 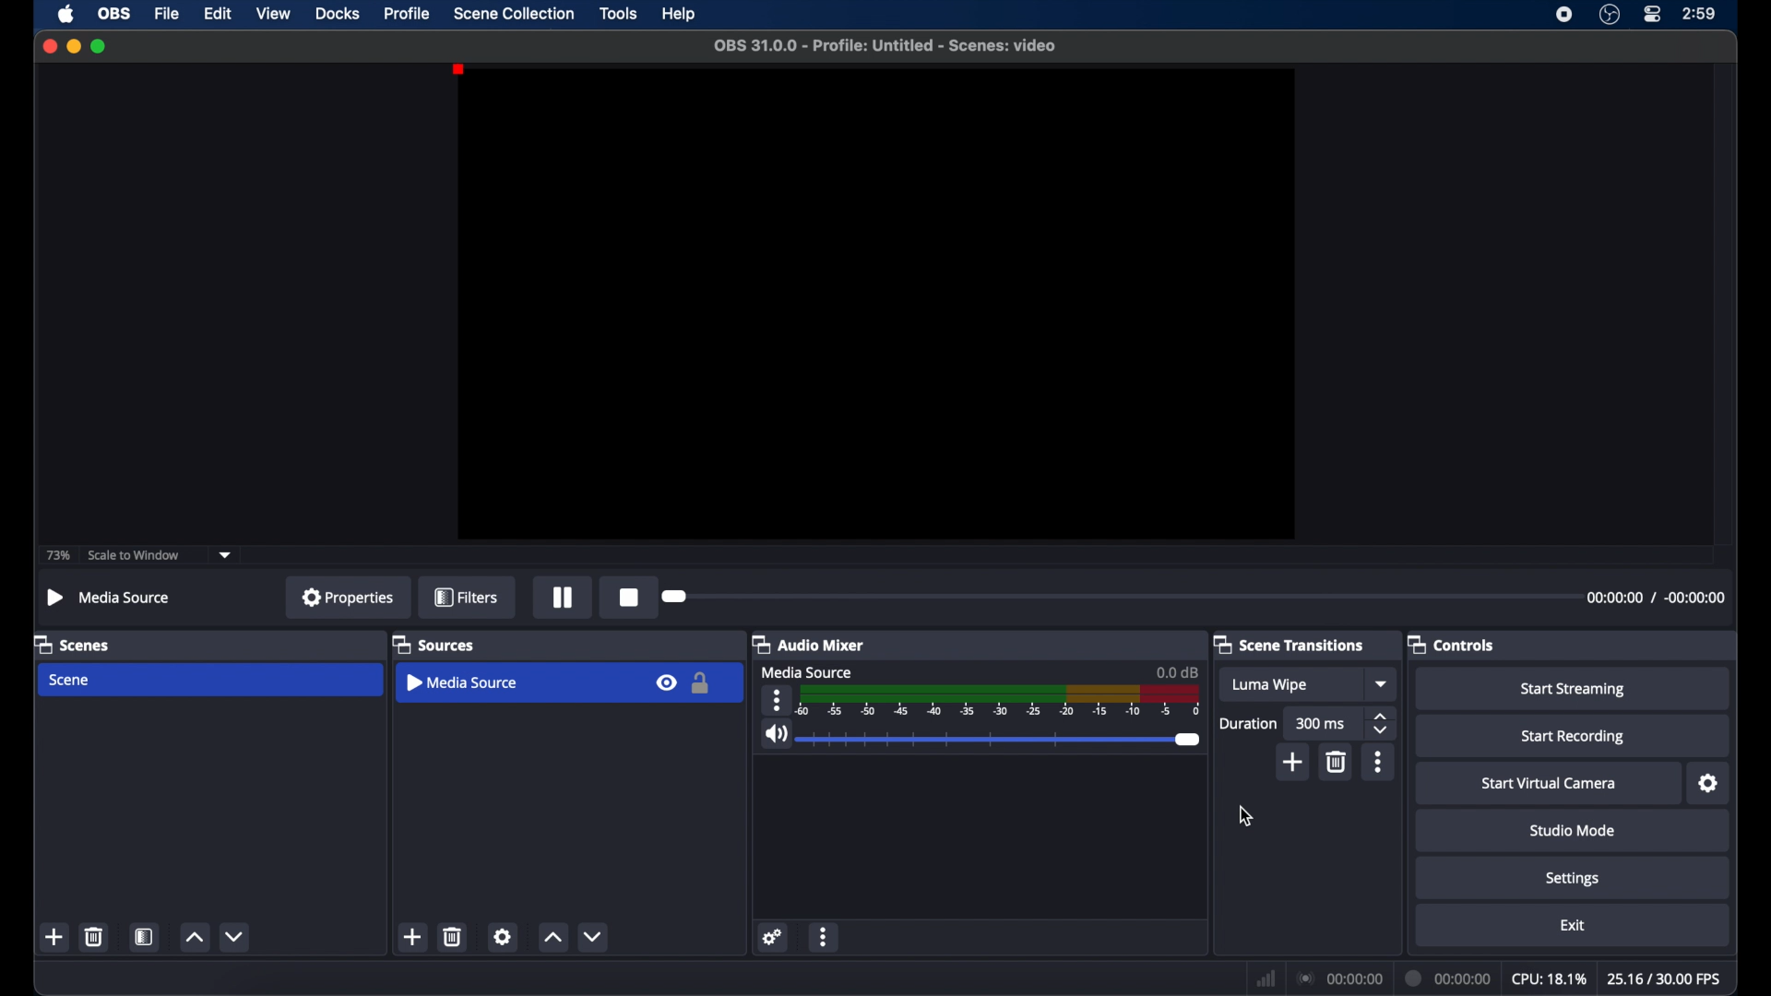 What do you see at coordinates (1550, 979) in the screenshot?
I see `cpu` at bounding box center [1550, 979].